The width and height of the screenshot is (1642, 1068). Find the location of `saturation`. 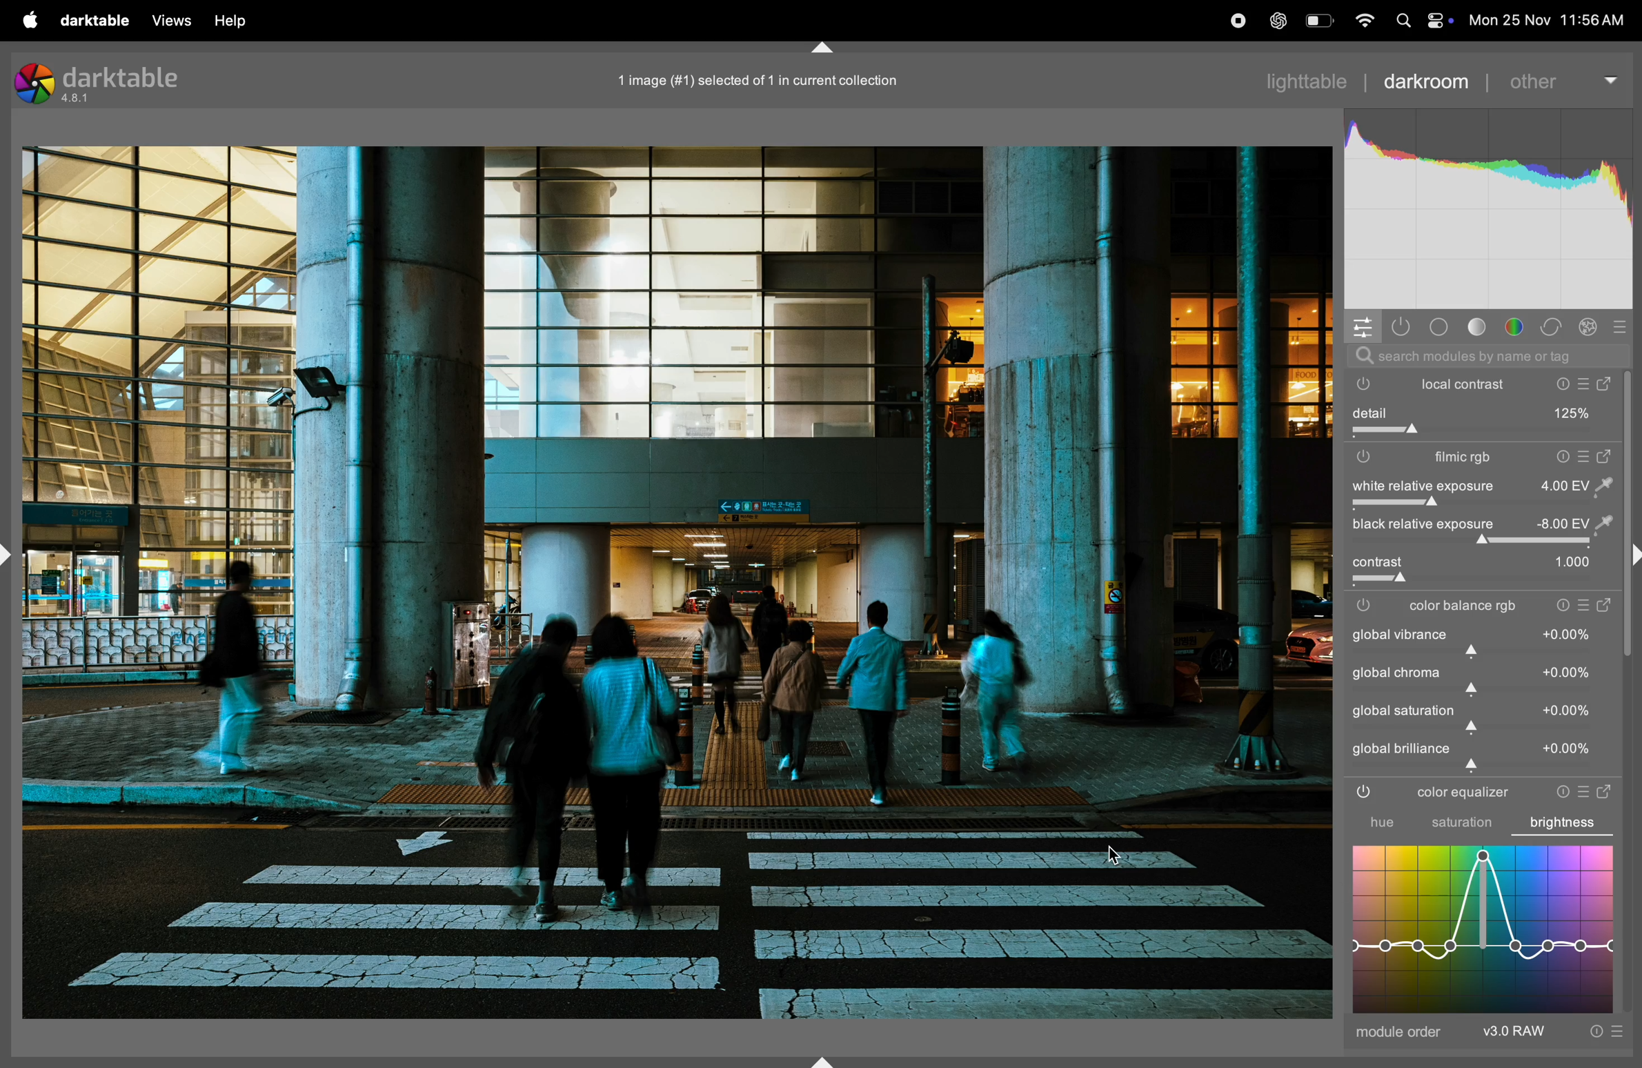

saturation is located at coordinates (1461, 824).